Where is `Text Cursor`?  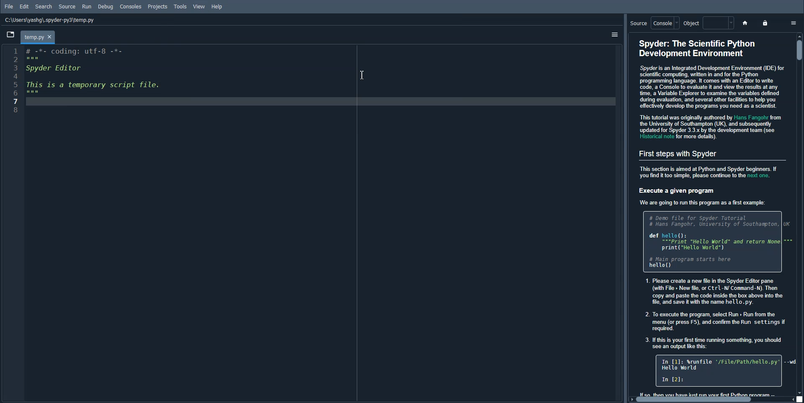
Text Cursor is located at coordinates (361, 73).